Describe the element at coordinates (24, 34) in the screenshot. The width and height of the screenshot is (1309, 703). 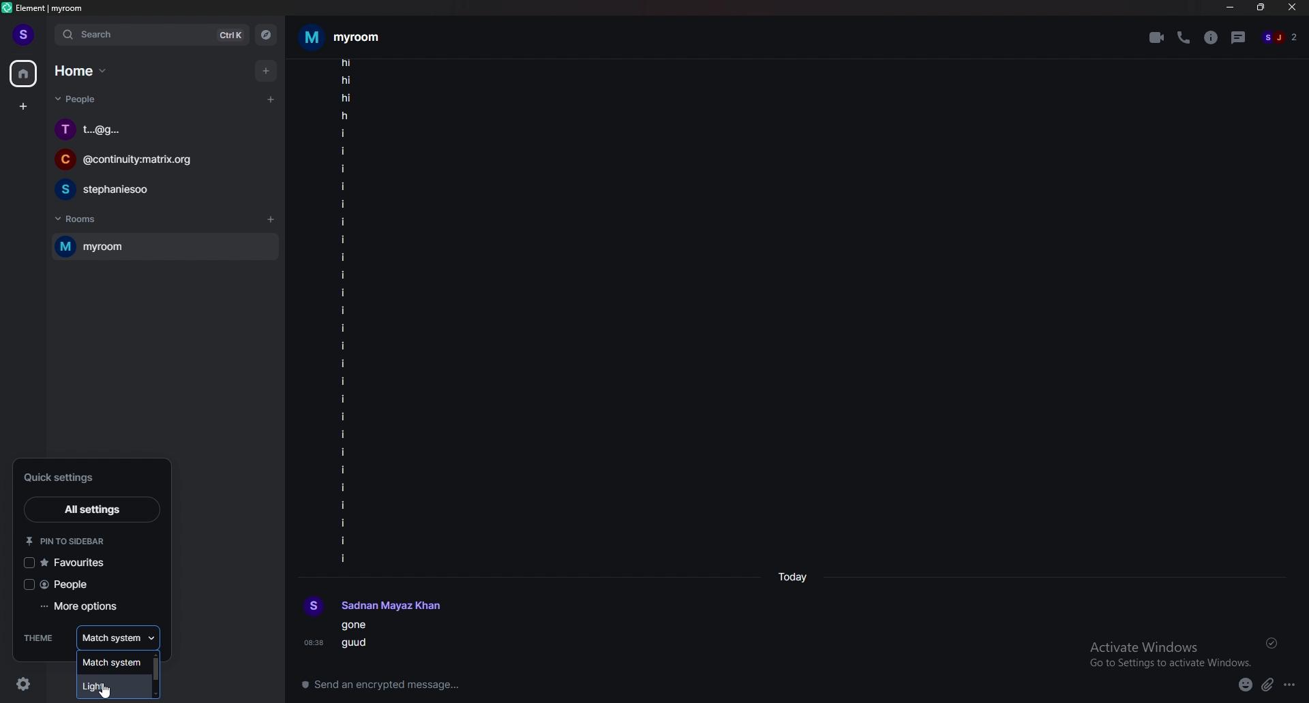
I see `profile` at that location.